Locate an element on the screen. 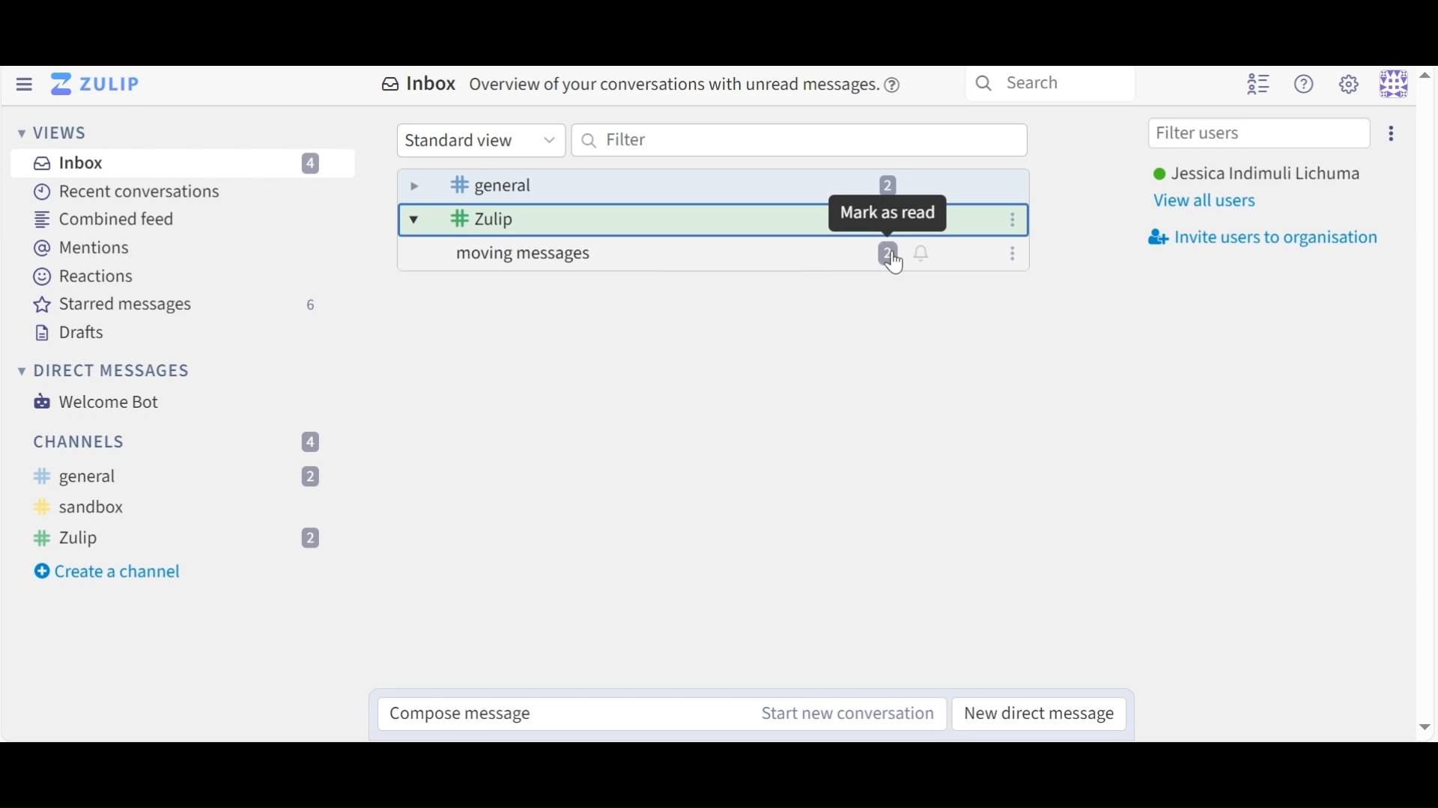 This screenshot has width=1438, height=808. Filter users is located at coordinates (1260, 133).